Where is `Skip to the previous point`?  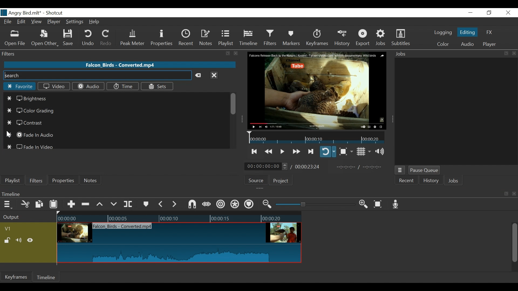
Skip to the previous point is located at coordinates (255, 151).